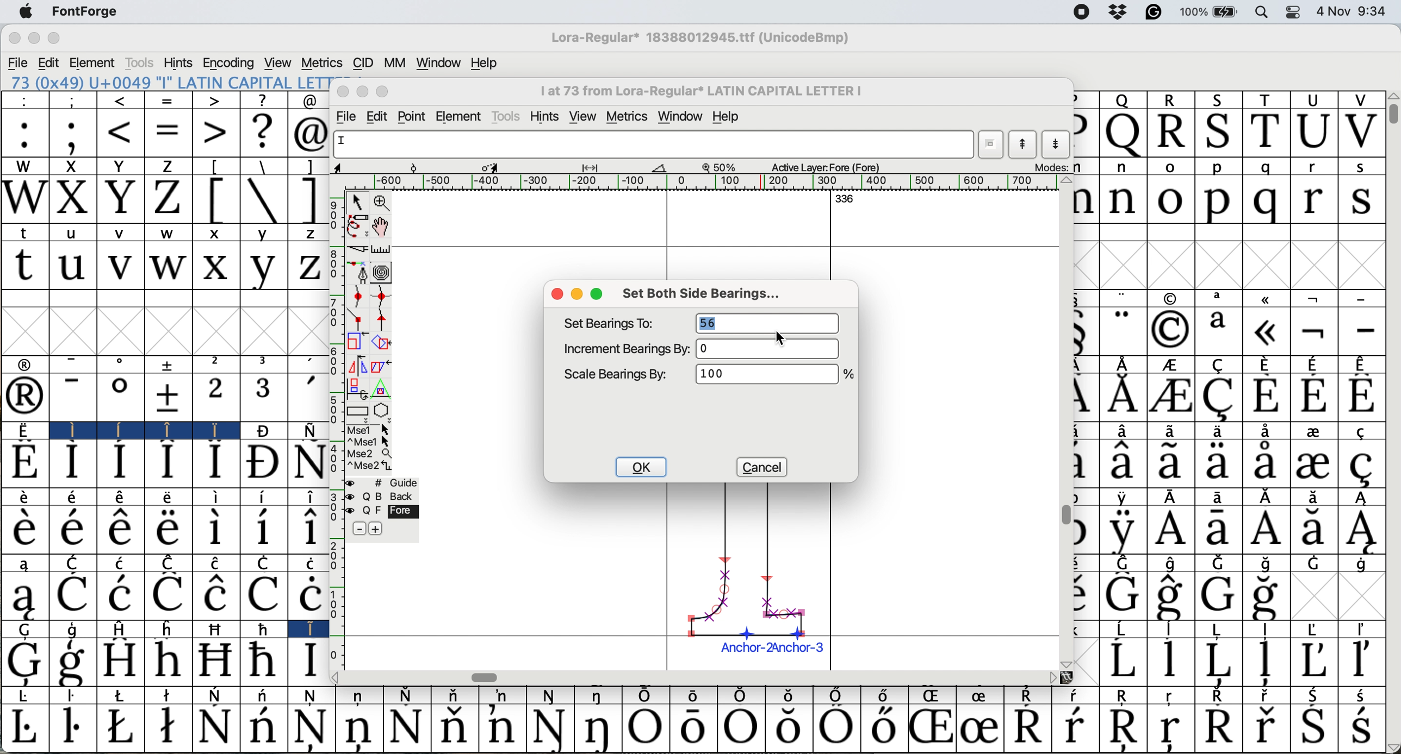  I want to click on active layers, so click(828, 166).